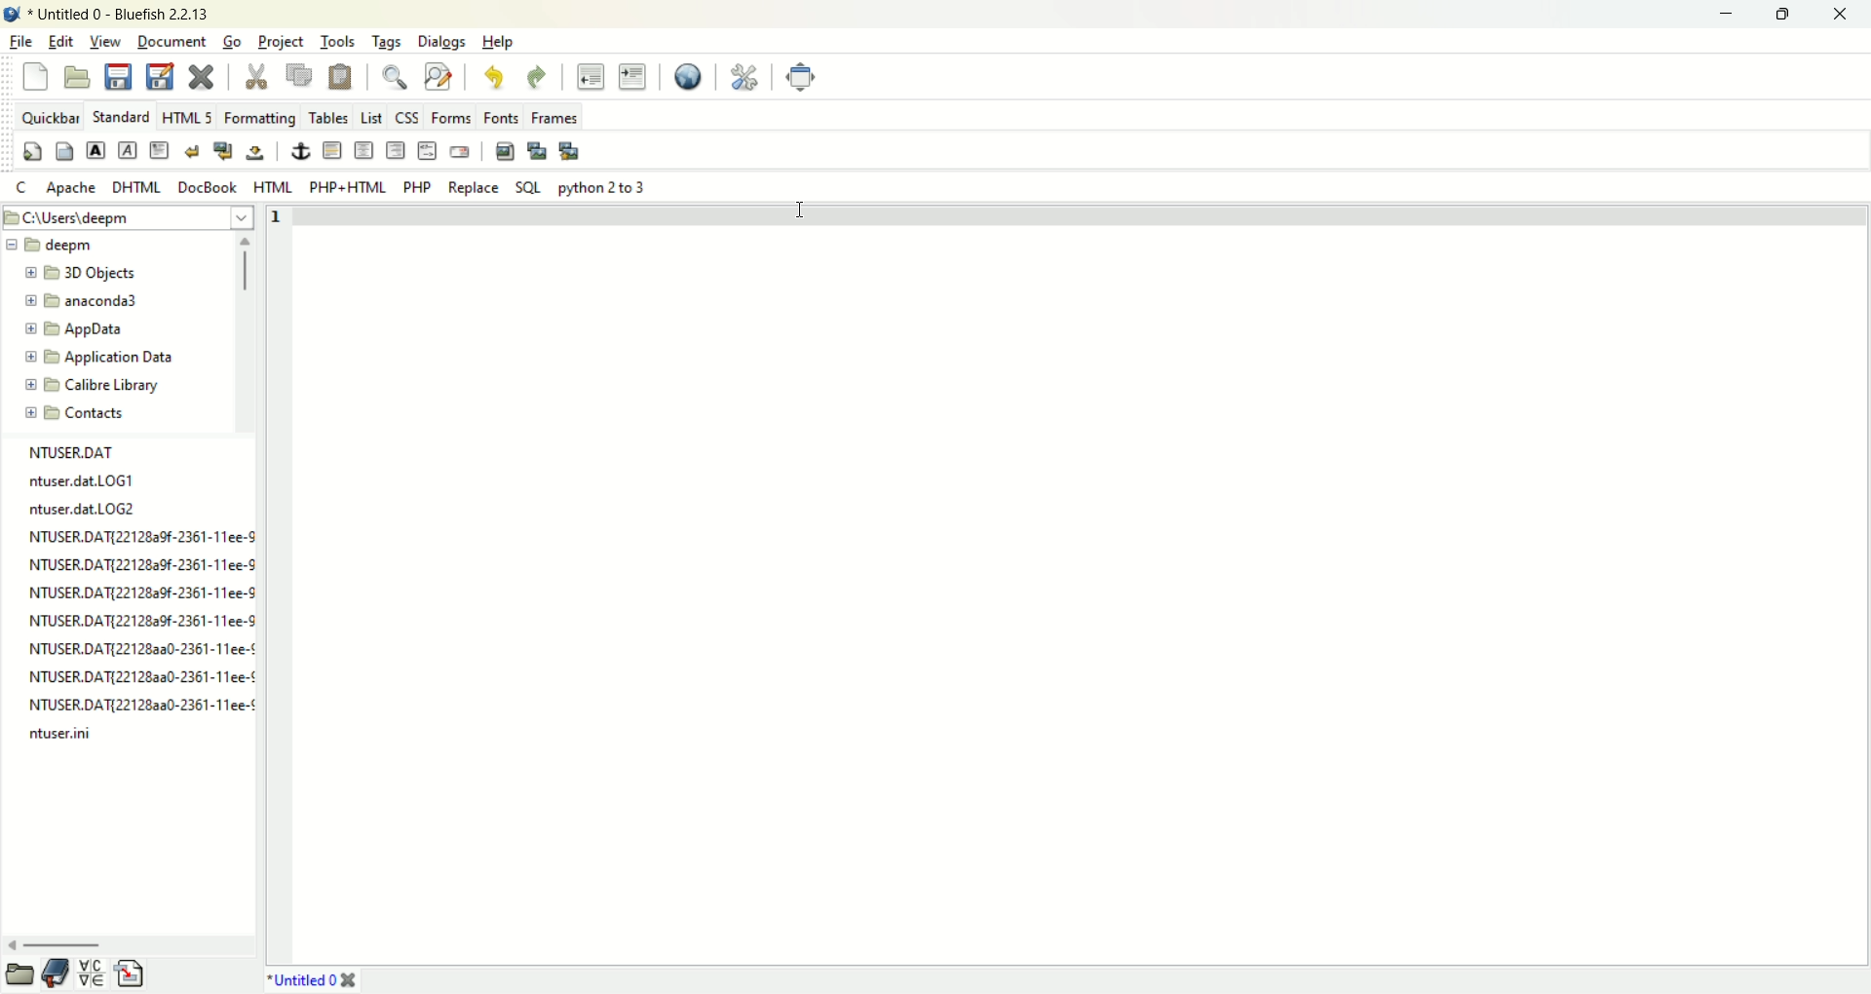  Describe the element at coordinates (95, 385) in the screenshot. I see `Calibre  Library` at that location.